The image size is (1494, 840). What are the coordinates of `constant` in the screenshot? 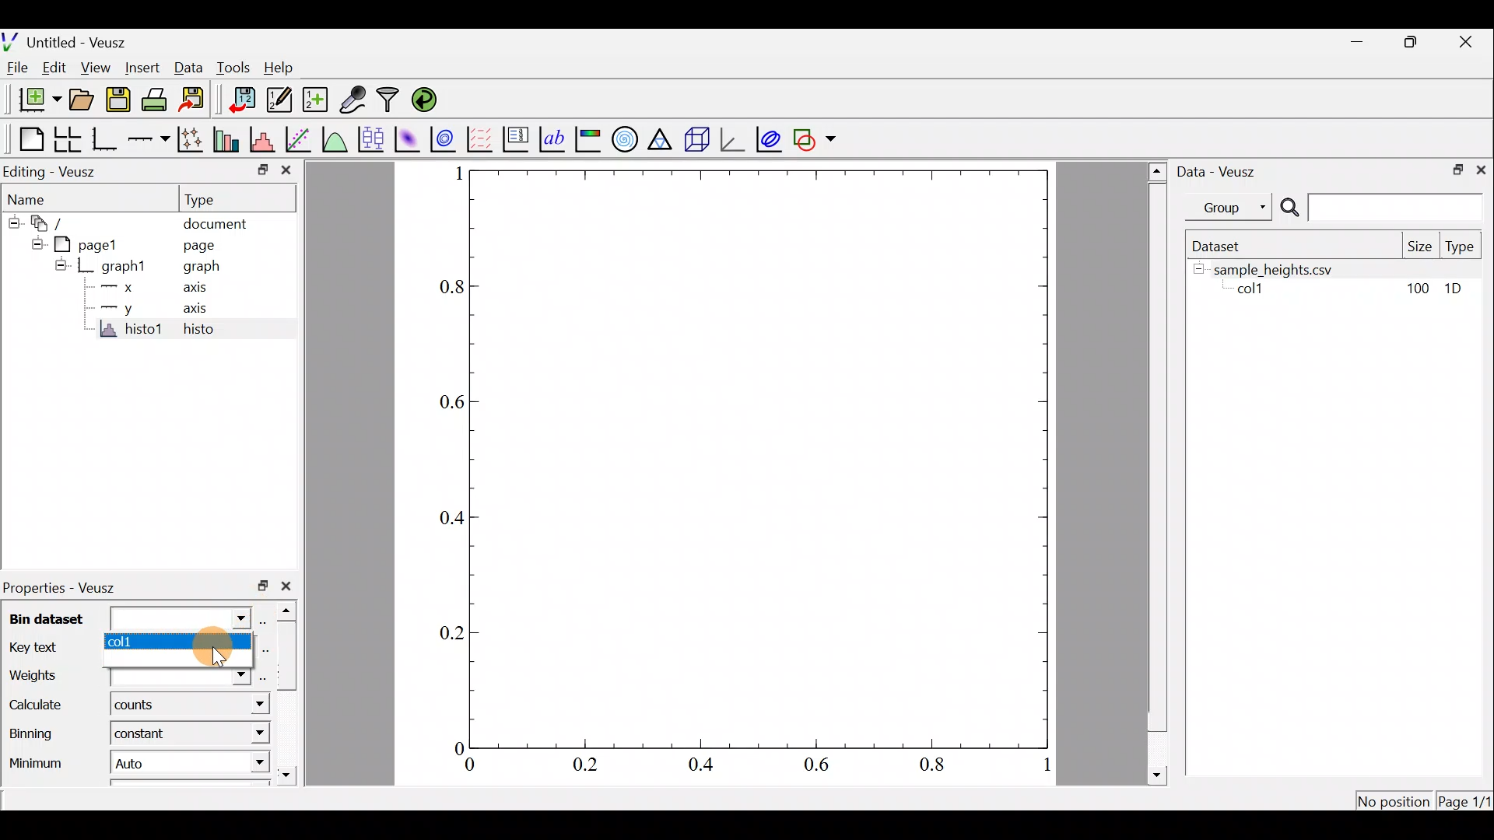 It's located at (148, 737).